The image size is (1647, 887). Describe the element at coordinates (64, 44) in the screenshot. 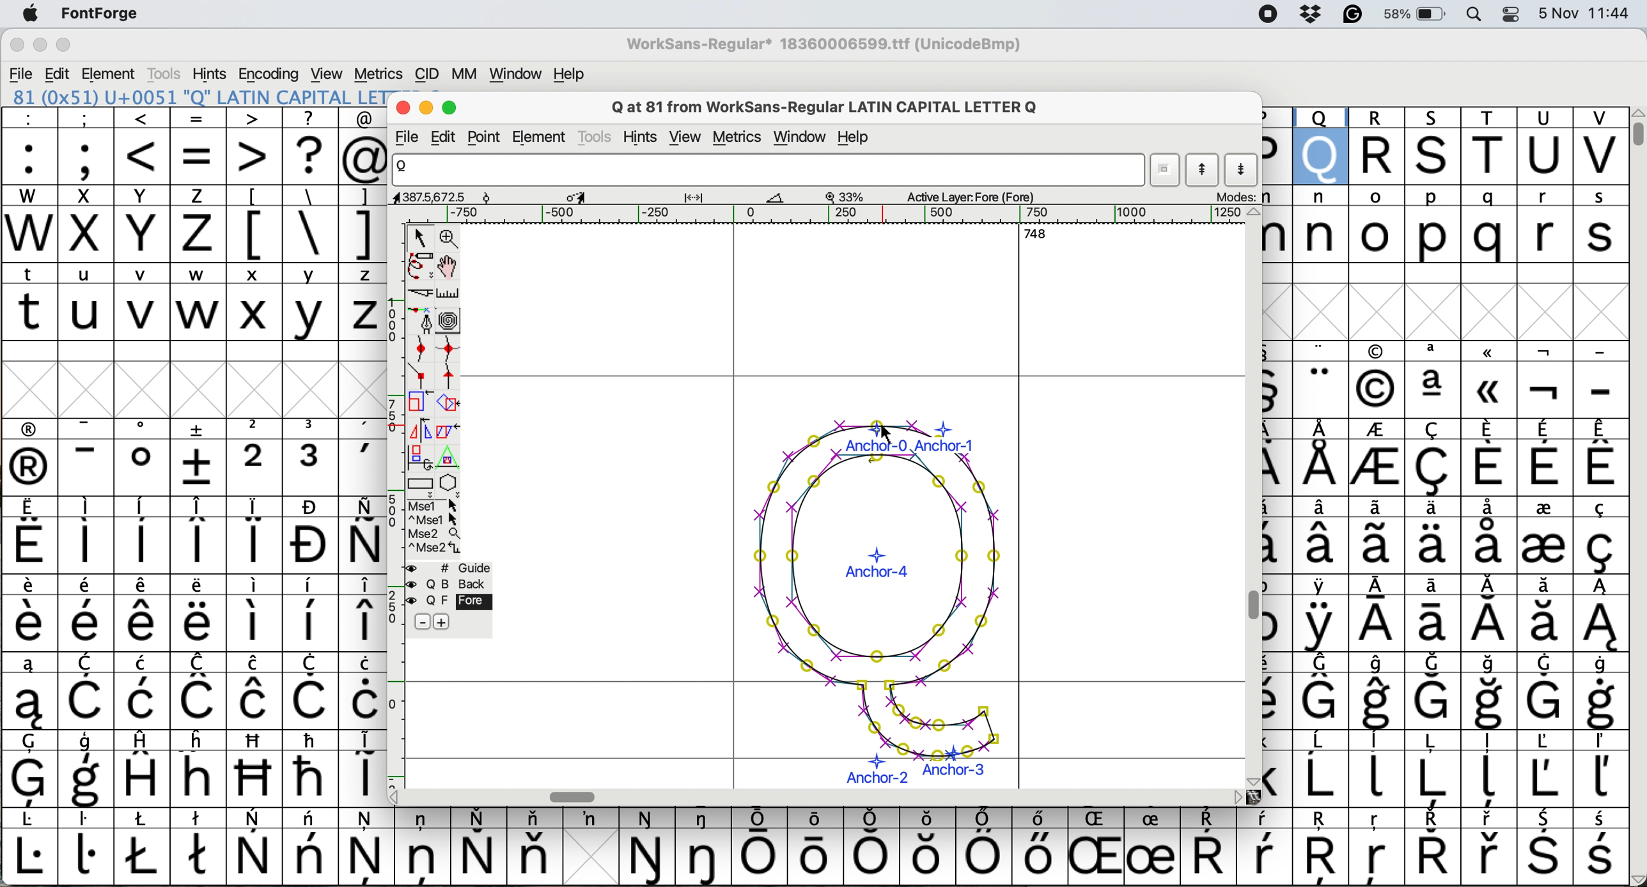

I see `maximise` at that location.